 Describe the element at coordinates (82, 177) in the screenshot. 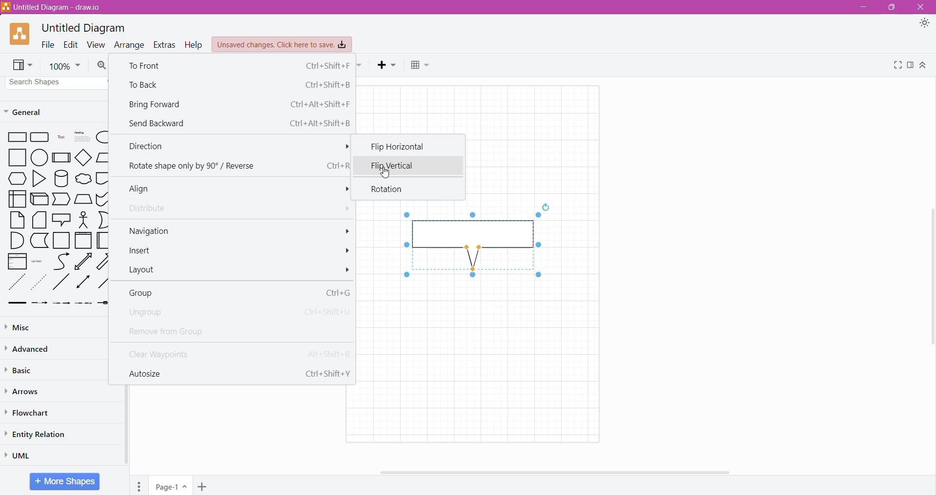

I see `cloud` at that location.